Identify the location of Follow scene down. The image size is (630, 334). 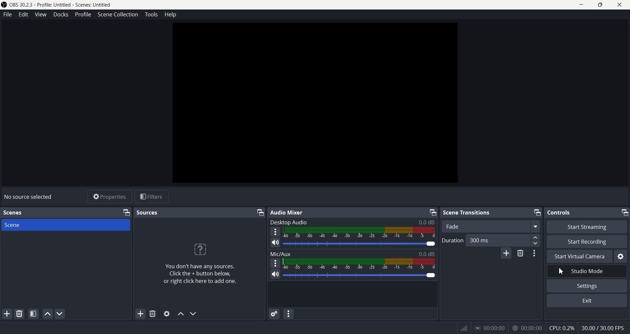
(60, 314).